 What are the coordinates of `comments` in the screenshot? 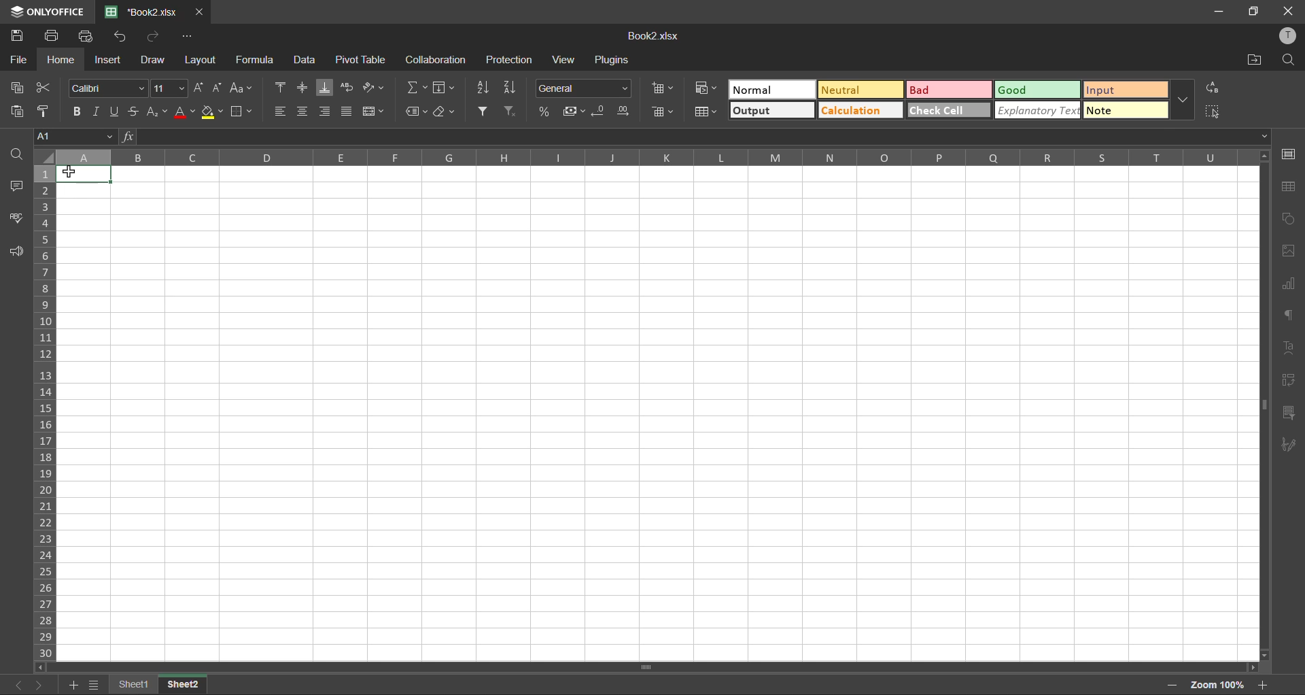 It's located at (18, 186).